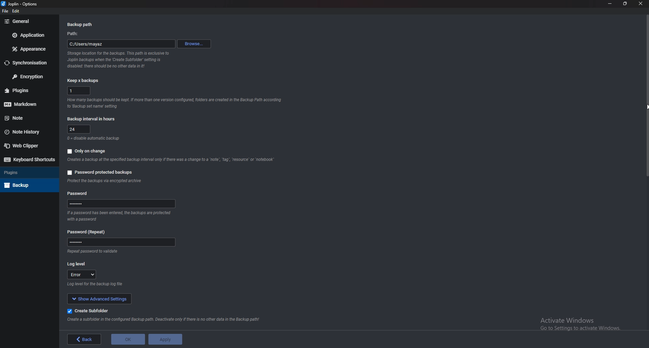 The height and width of the screenshot is (348, 649). What do you see at coordinates (29, 50) in the screenshot?
I see `Appearance` at bounding box center [29, 50].